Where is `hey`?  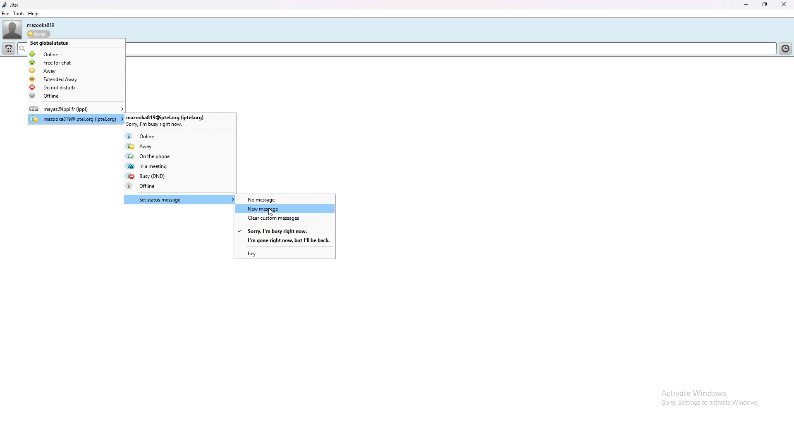 hey is located at coordinates (285, 253).